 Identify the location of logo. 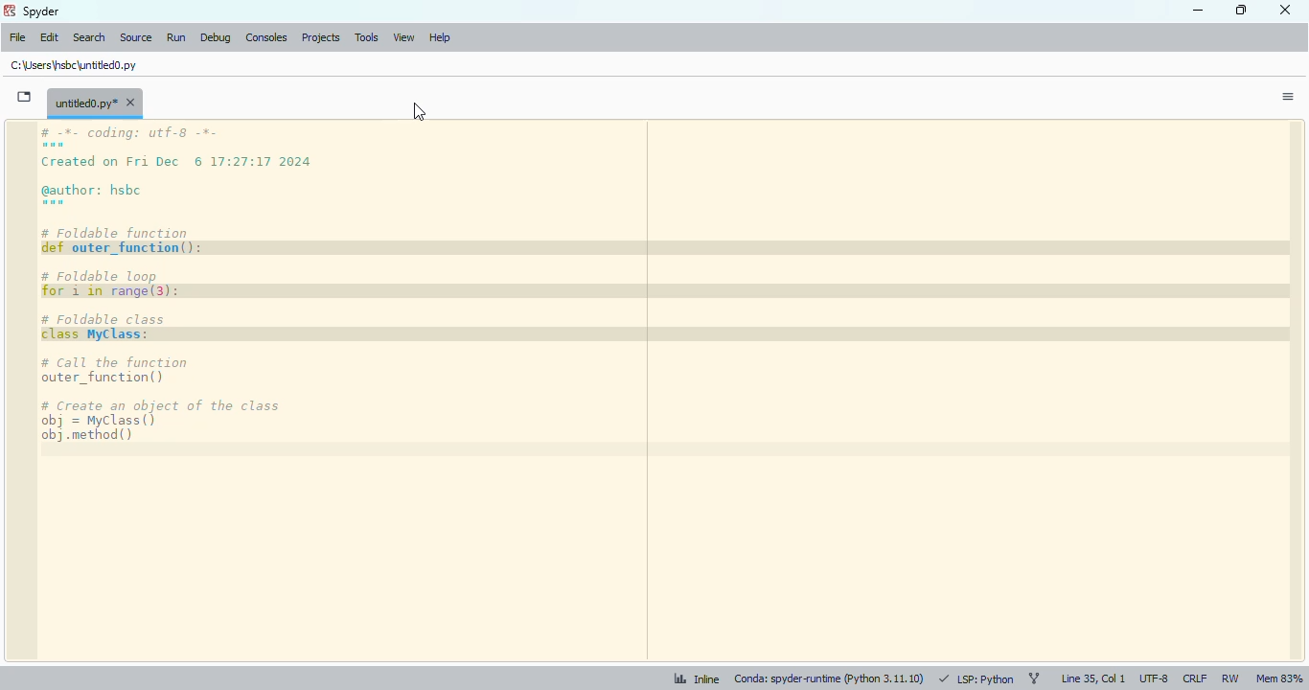
(10, 11).